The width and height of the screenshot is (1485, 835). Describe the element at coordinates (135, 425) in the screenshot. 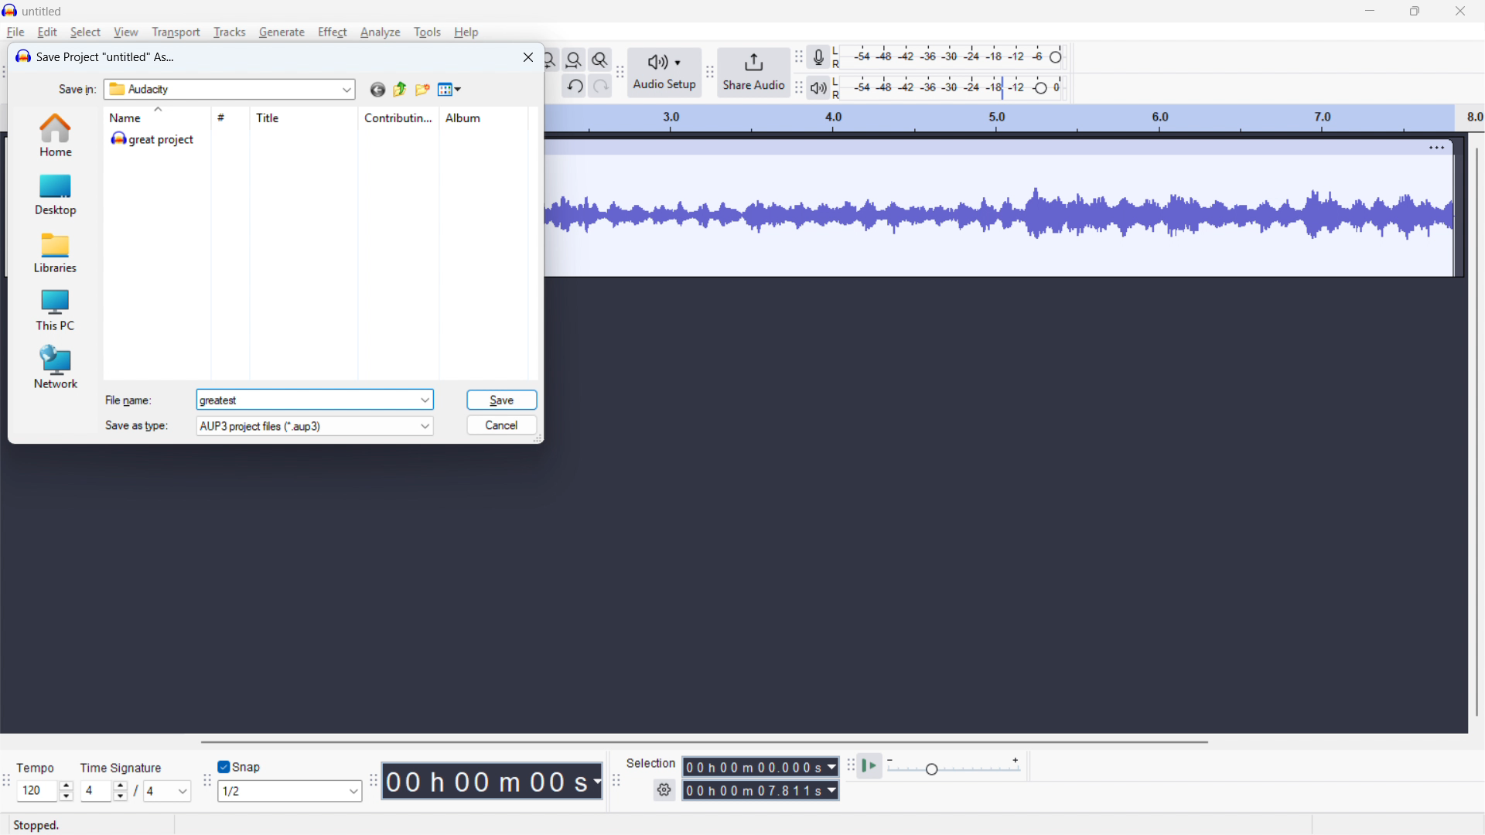

I see `save as type` at that location.